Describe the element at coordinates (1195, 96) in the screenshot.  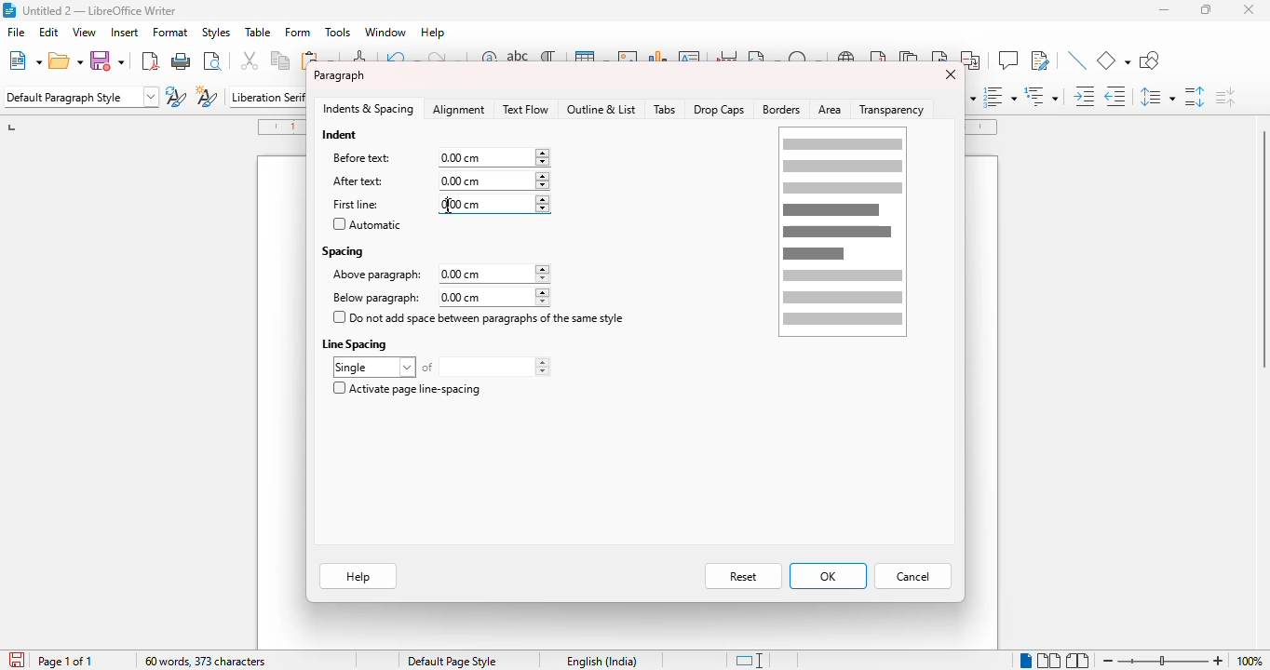
I see `increase paragraph spacing` at that location.